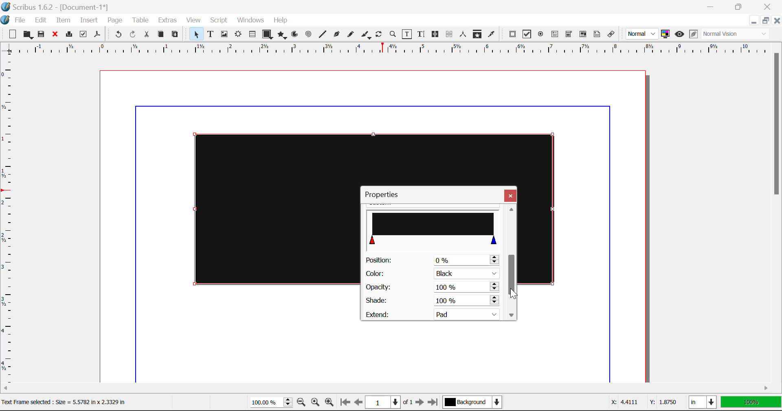  Describe the element at coordinates (193, 20) in the screenshot. I see `View` at that location.